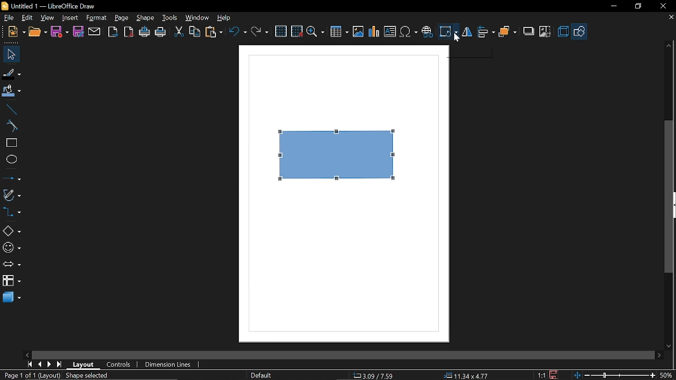 The height and width of the screenshot is (380, 676). What do you see at coordinates (357, 32) in the screenshot?
I see `Insert Image` at bounding box center [357, 32].